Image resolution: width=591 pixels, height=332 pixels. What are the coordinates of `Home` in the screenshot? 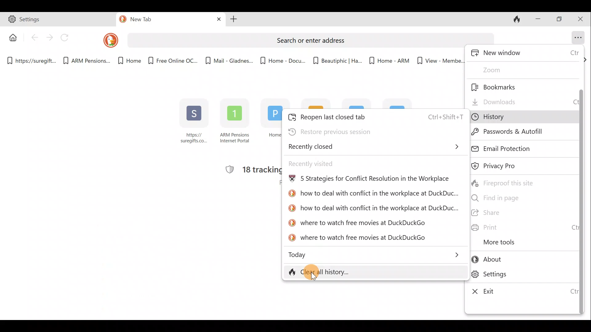 It's located at (126, 61).